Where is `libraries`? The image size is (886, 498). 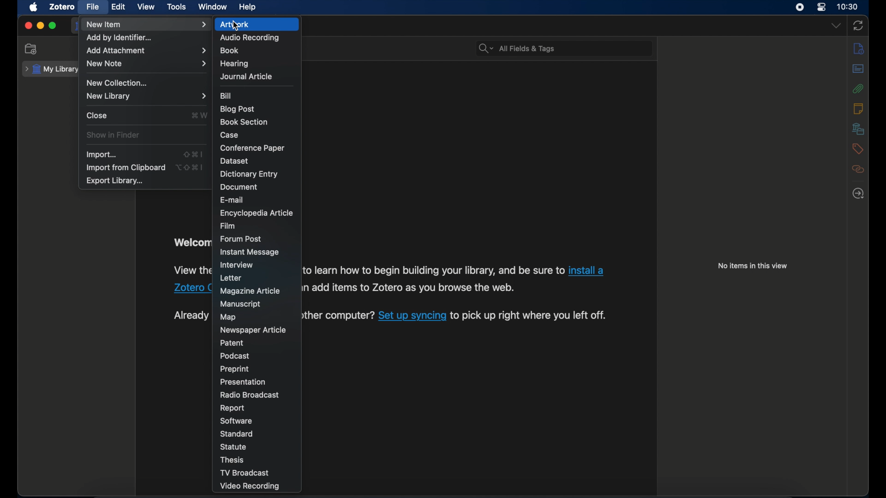
libraries is located at coordinates (859, 129).